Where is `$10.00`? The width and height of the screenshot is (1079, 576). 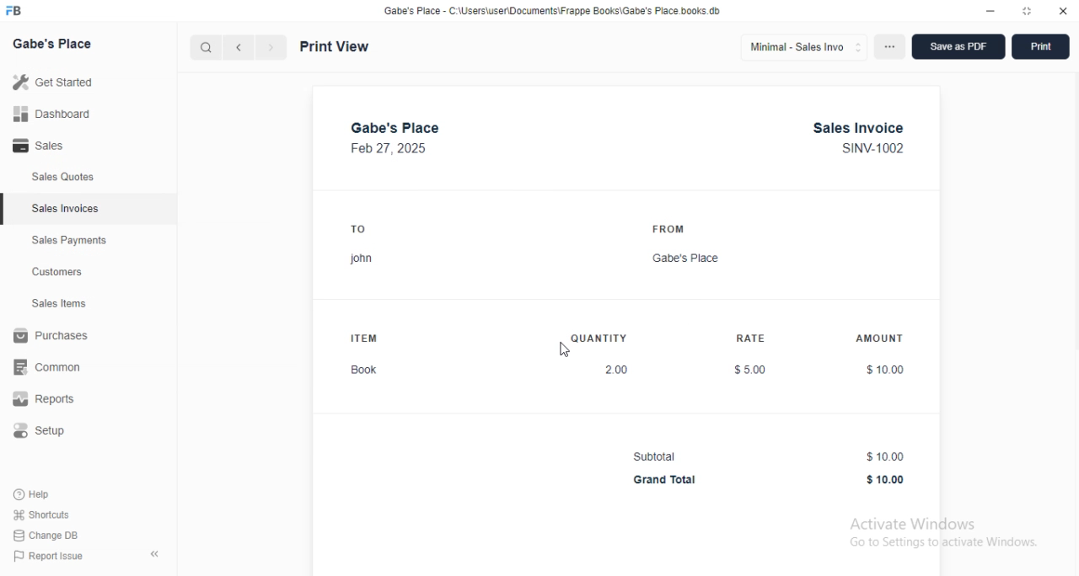 $10.00 is located at coordinates (885, 371).